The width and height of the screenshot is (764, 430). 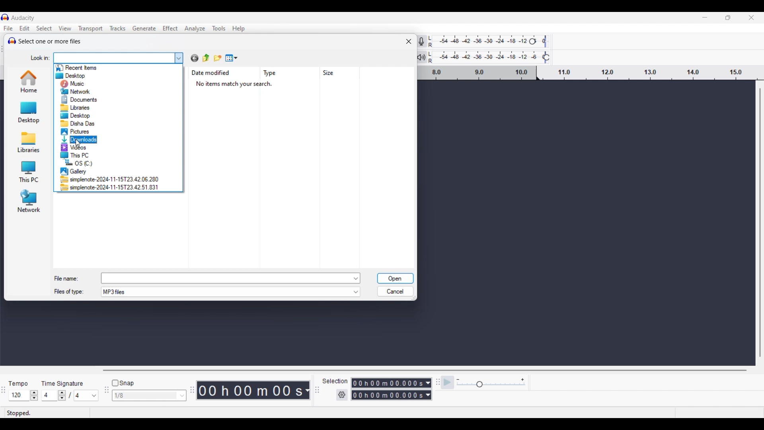 What do you see at coordinates (331, 73) in the screenshot?
I see `Size column` at bounding box center [331, 73].